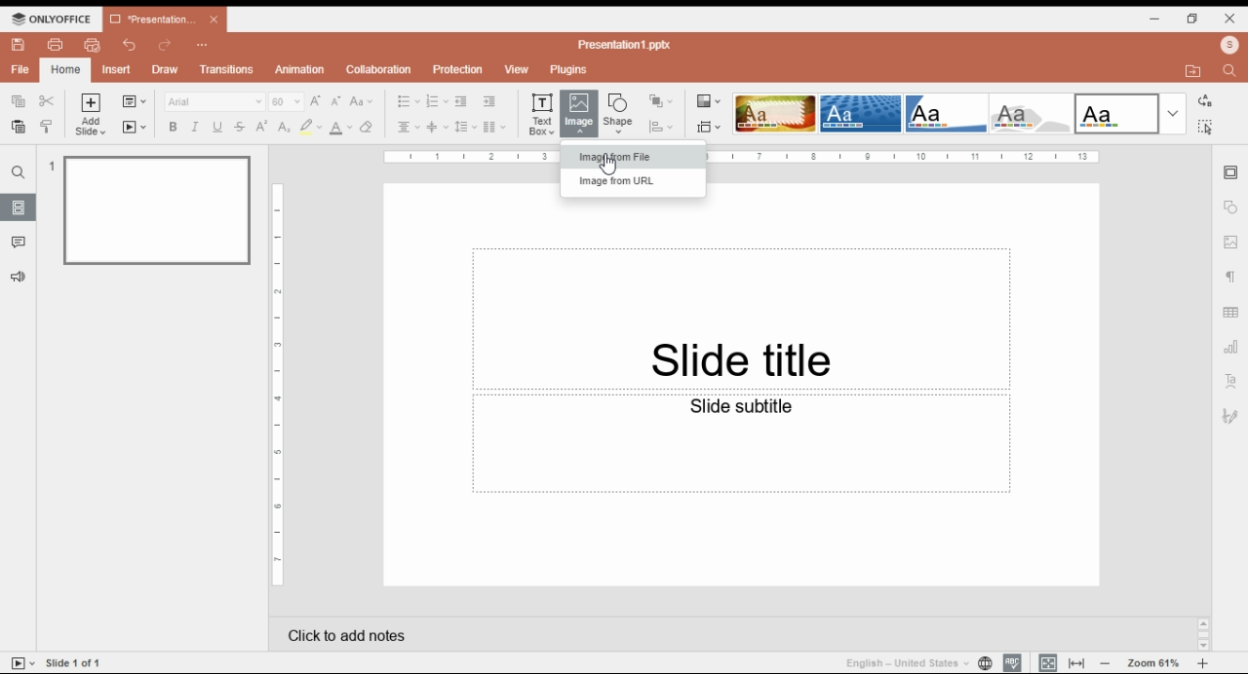 This screenshot has width=1248, height=674. What do you see at coordinates (92, 44) in the screenshot?
I see `quick print` at bounding box center [92, 44].